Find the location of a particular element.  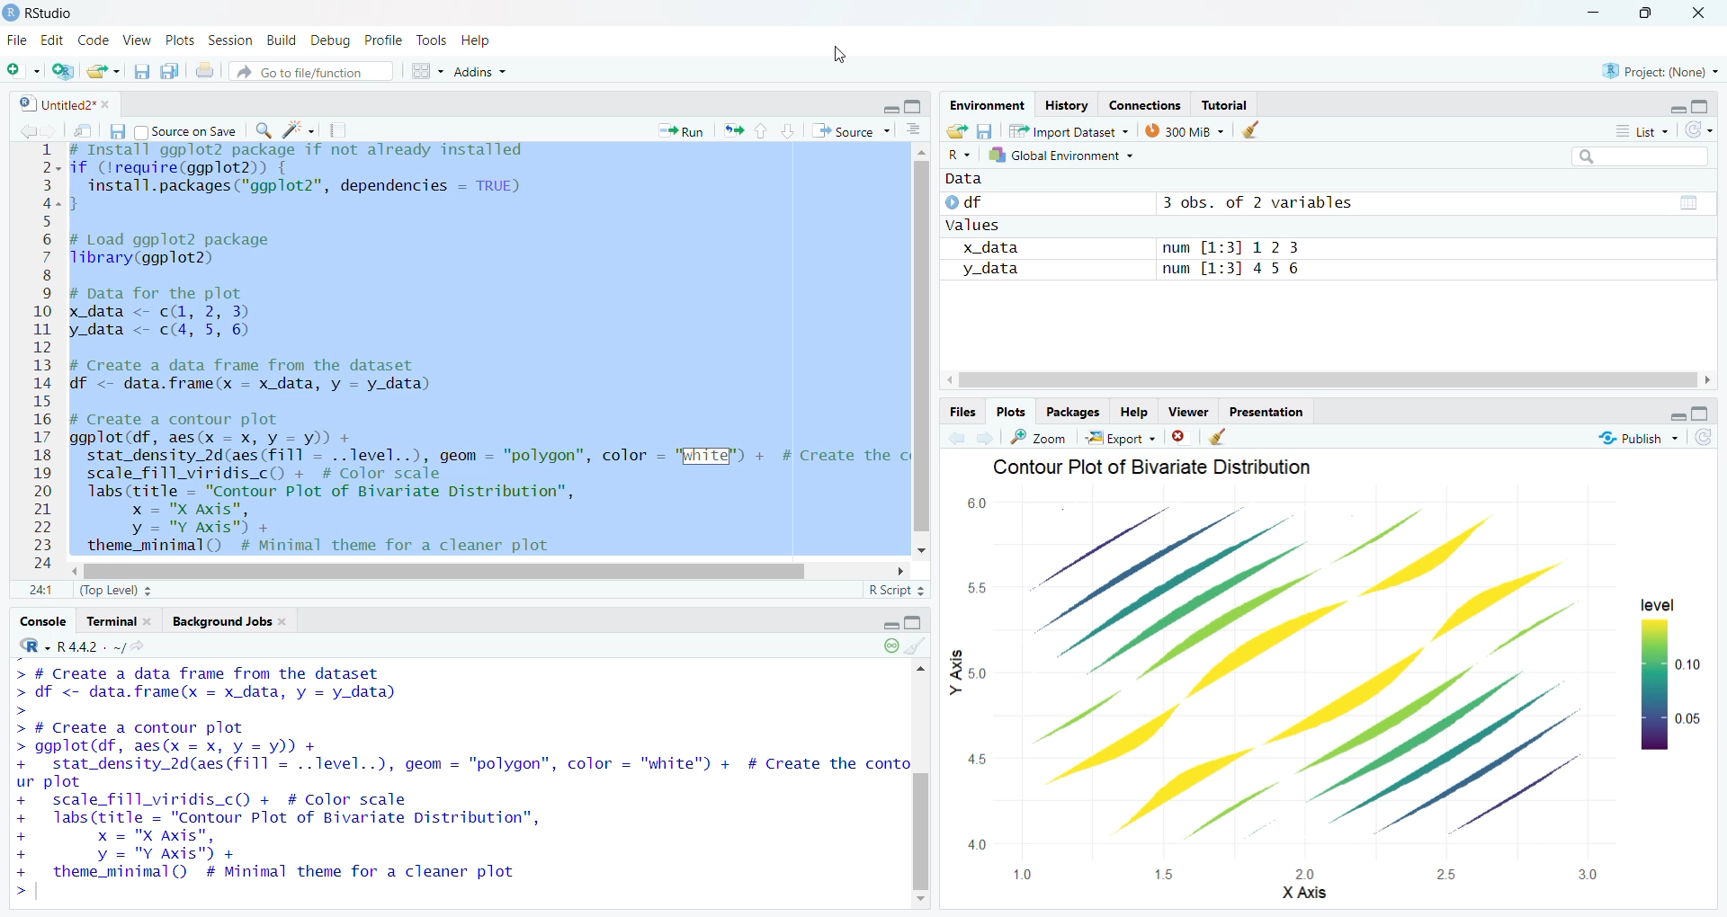

horizontal scroll bar is located at coordinates (1327, 379).